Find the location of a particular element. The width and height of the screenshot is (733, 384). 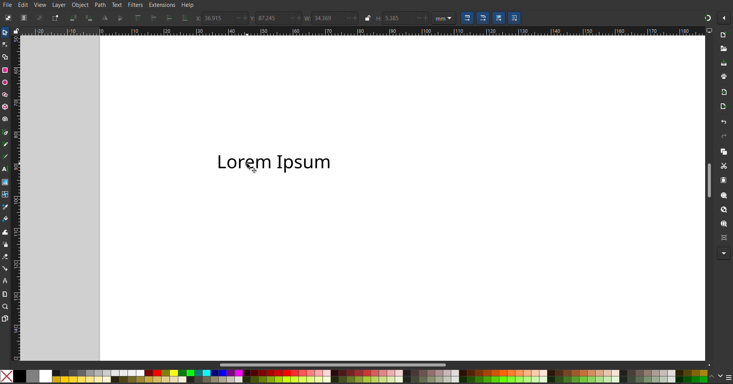

Zoom Centre Page is located at coordinates (723, 238).